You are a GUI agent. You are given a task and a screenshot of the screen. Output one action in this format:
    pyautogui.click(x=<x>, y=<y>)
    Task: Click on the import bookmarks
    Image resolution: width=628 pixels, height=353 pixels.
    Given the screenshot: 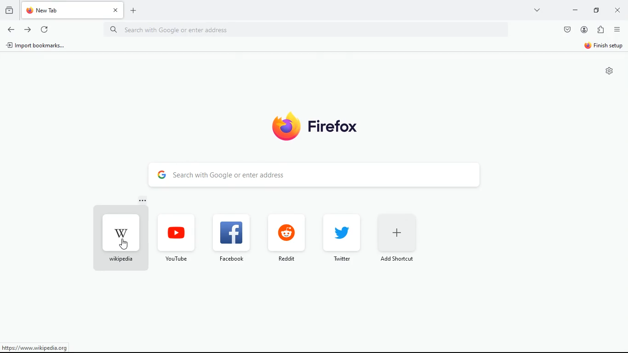 What is the action you would take?
    pyautogui.click(x=36, y=46)
    